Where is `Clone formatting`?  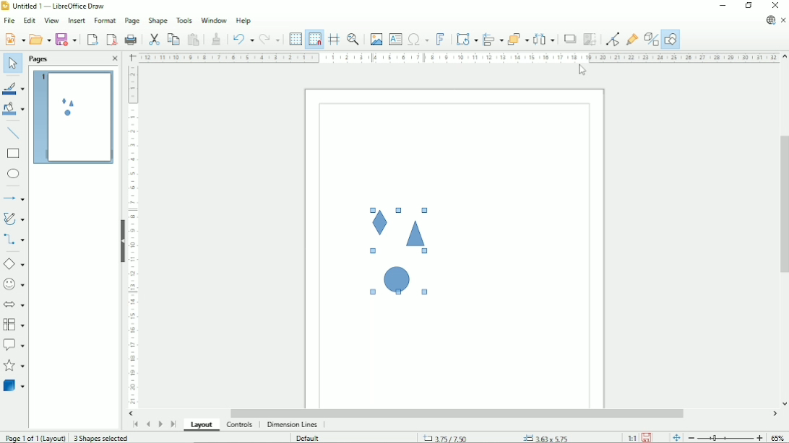
Clone formatting is located at coordinates (217, 38).